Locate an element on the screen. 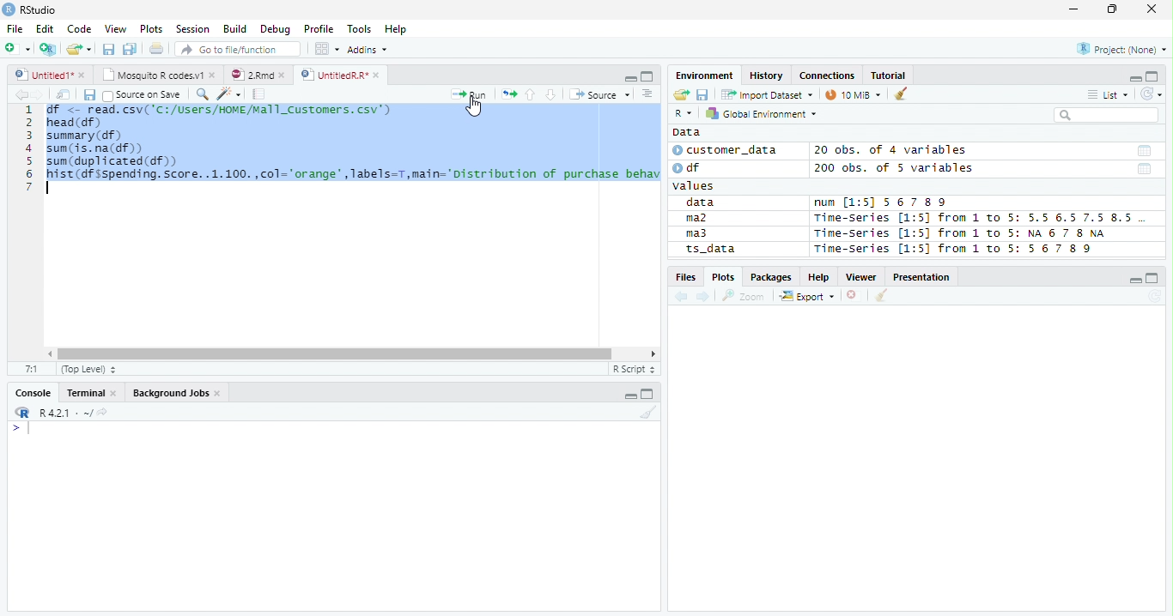 The width and height of the screenshot is (1173, 616). ie. <~ FEAR. CSVL 'CL/ USEFI / NINE /aT LENT InerS. Cov)

ead (df)

summary (df)

sun (is. na(df))

sum(duplicated(df))

hist (df Sspending. Score. .1.100. ,col="orange" , Tabels=T,main="Distribution of purchase behav
| is located at coordinates (355, 151).